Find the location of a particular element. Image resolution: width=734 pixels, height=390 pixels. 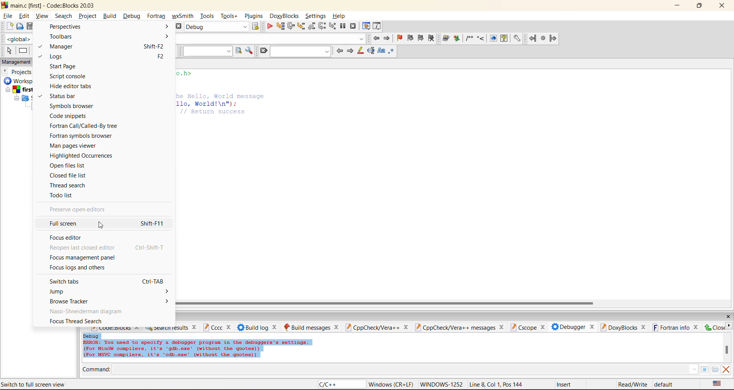

run search is located at coordinates (238, 52).